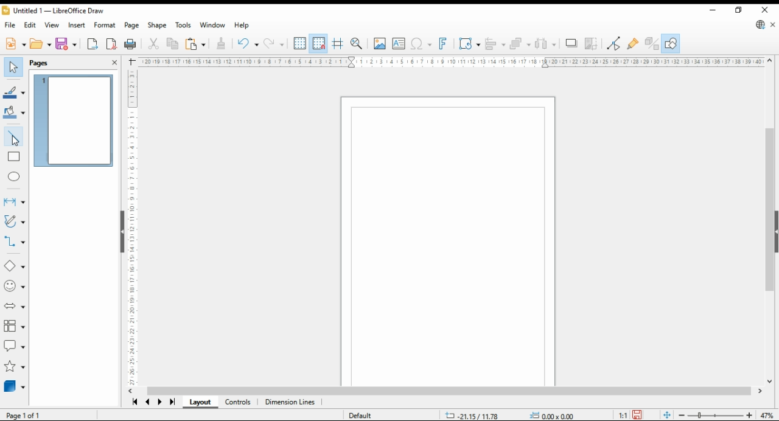  Describe the element at coordinates (50, 62) in the screenshot. I see `pages` at that location.